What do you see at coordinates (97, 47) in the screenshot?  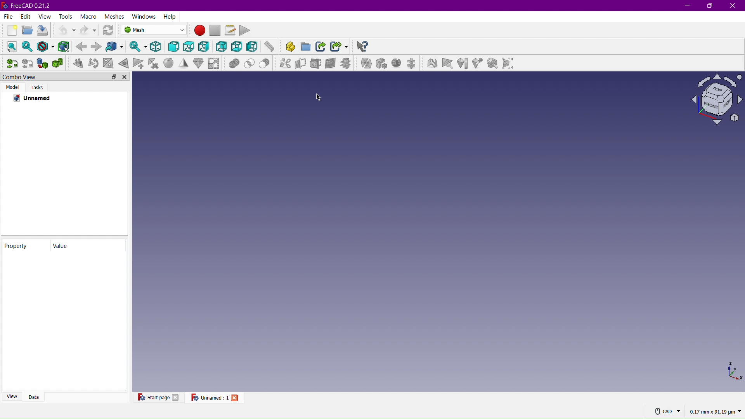 I see `Forward` at bounding box center [97, 47].